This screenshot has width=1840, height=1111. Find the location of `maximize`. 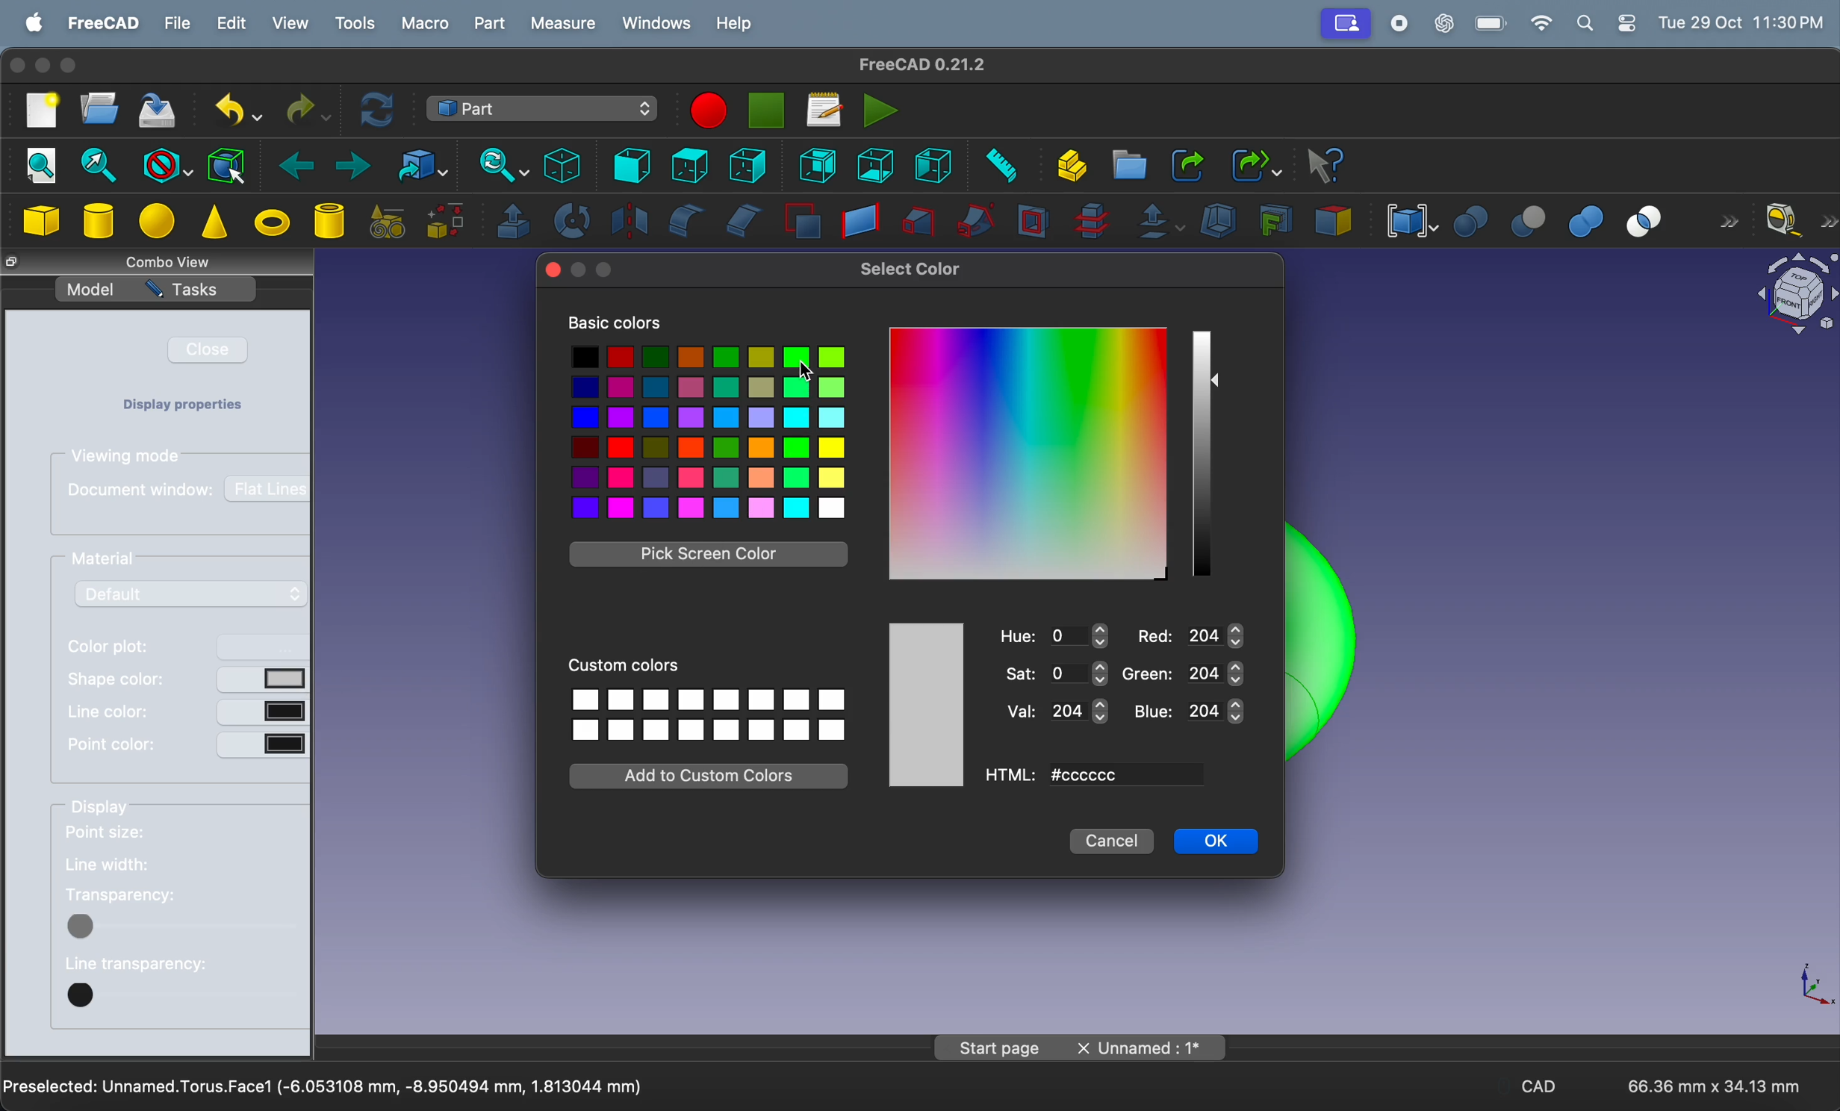

maximize is located at coordinates (604, 270).